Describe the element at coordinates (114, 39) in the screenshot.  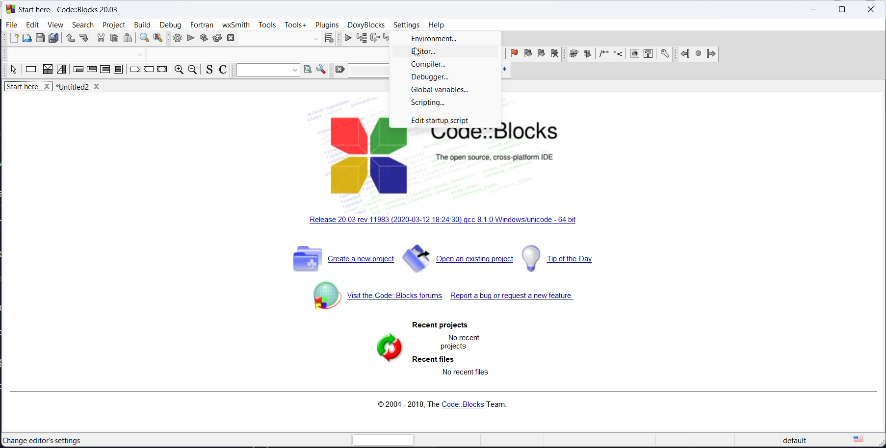
I see `copy` at that location.